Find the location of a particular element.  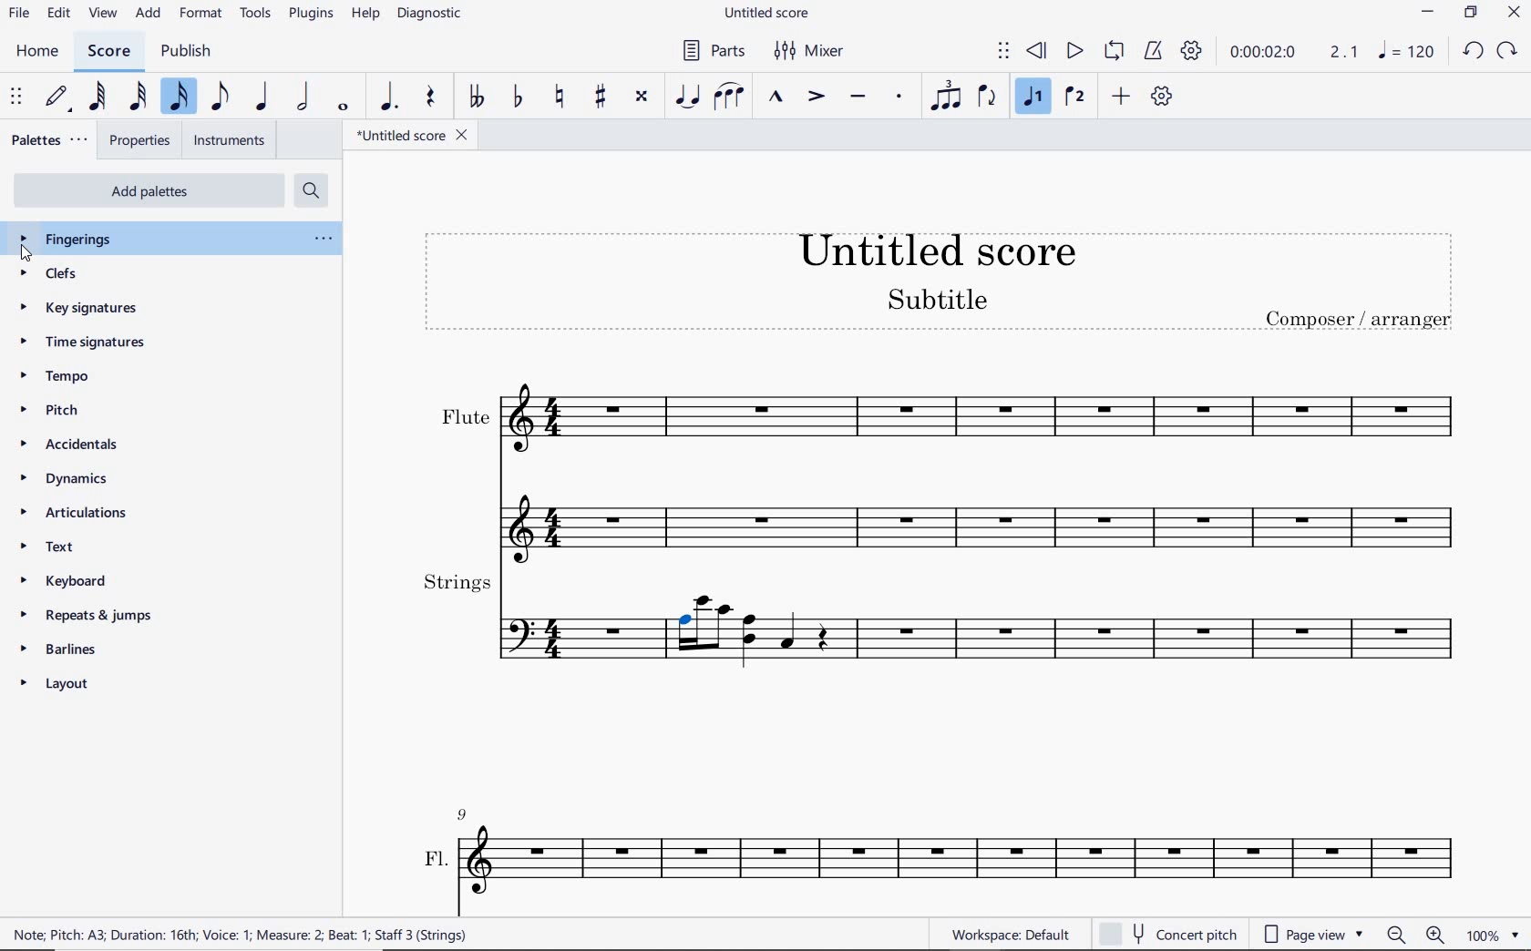

ellipsis is located at coordinates (321, 241).